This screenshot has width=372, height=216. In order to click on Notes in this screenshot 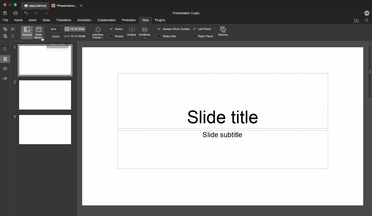, I will do `click(116, 29)`.